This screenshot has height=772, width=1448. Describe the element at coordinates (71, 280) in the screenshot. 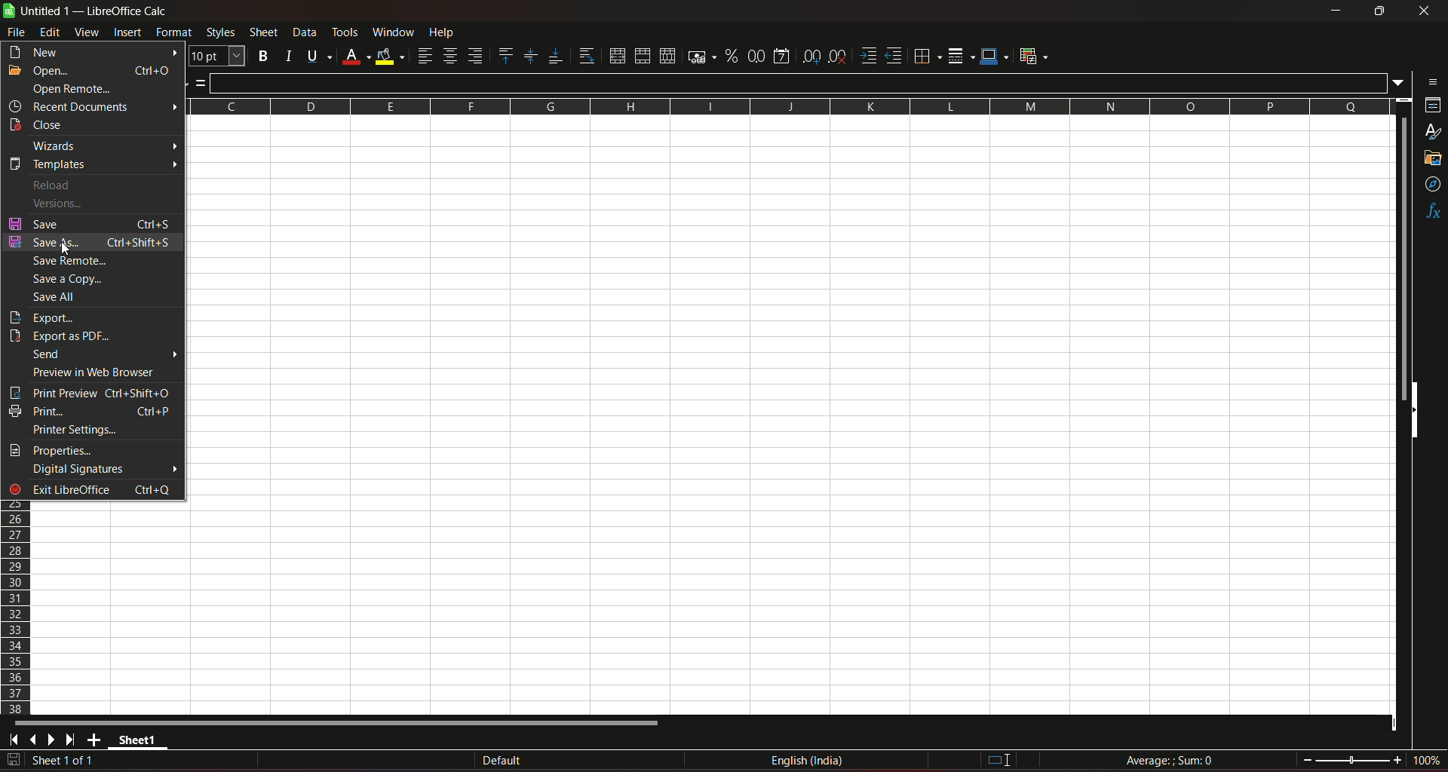

I see `save a copy` at that location.